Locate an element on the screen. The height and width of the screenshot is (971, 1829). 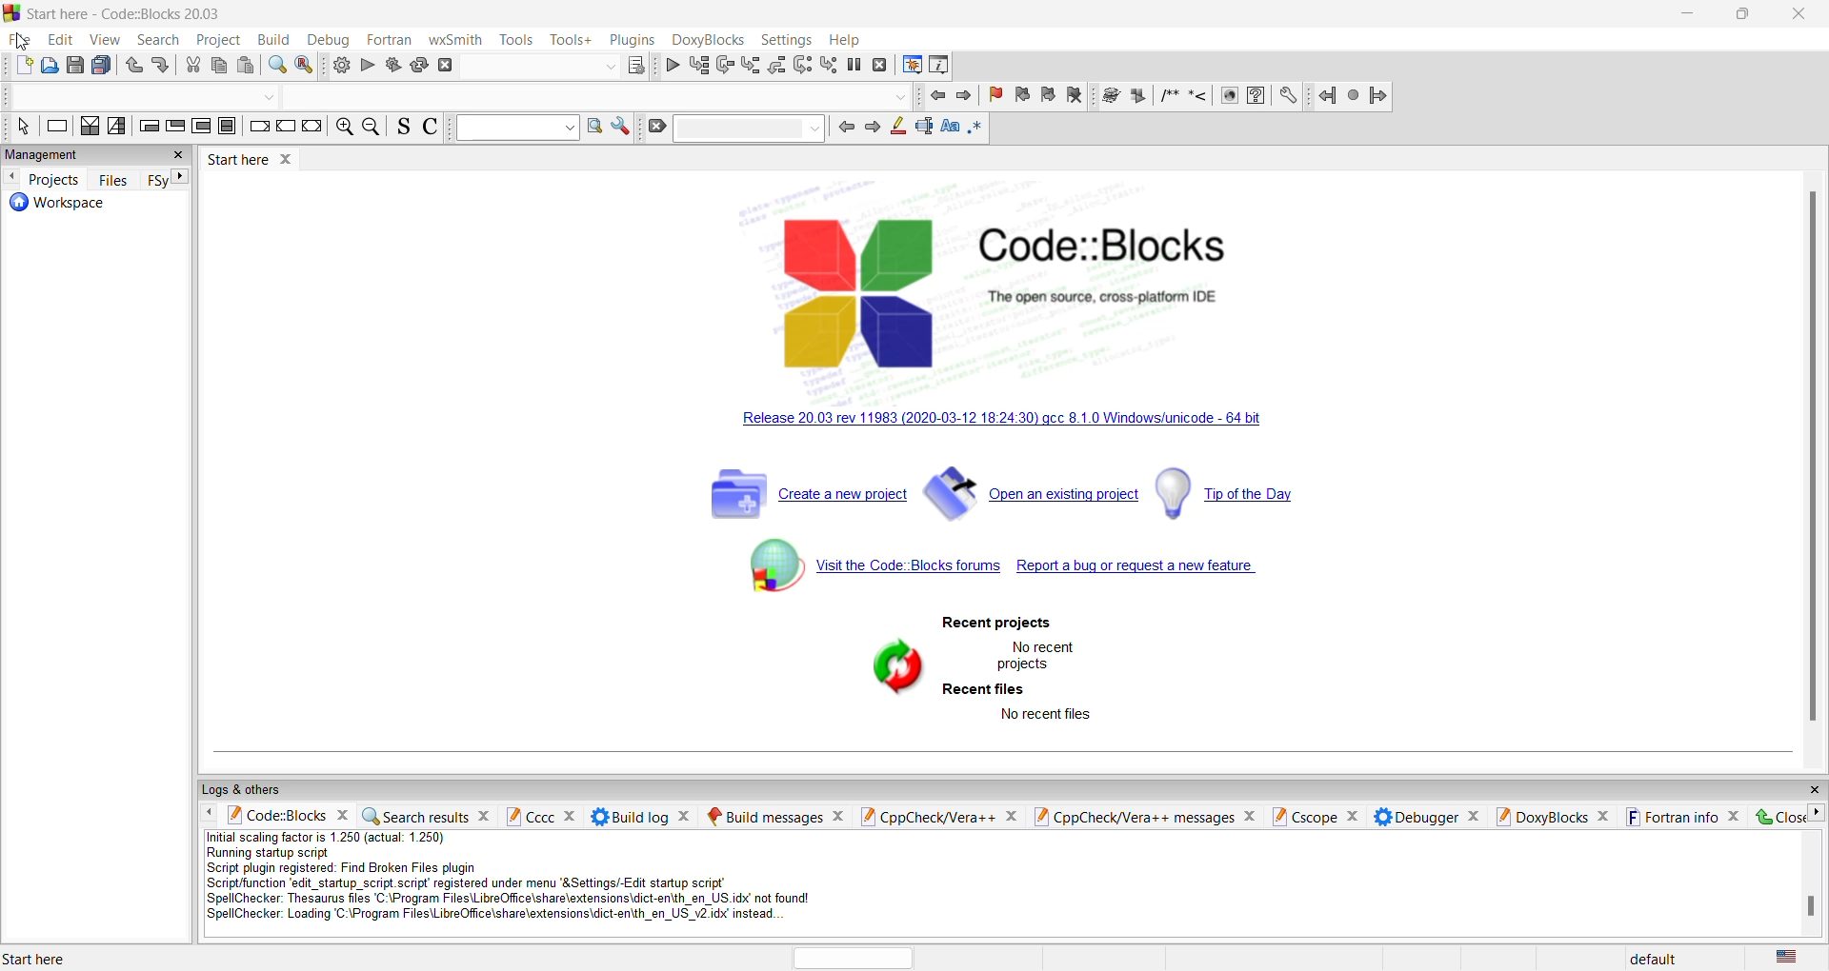
report bug is located at coordinates (1139, 568).